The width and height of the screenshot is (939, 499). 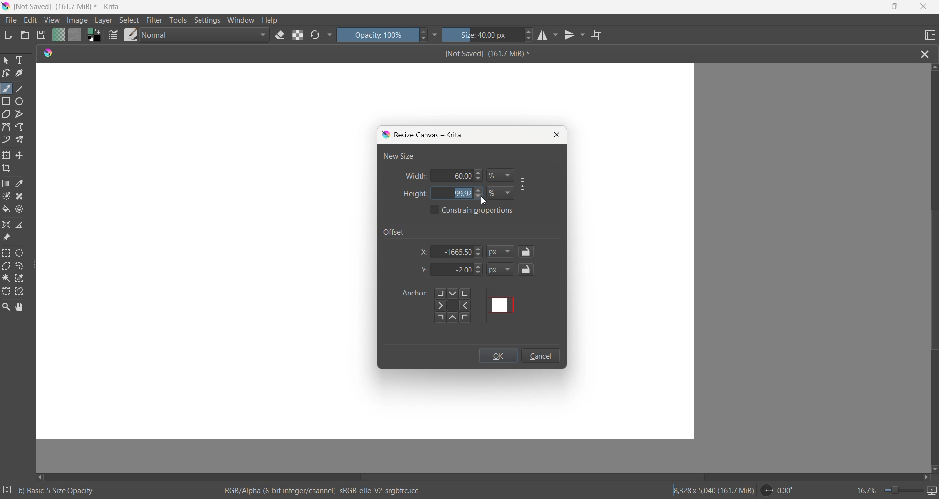 What do you see at coordinates (781, 490) in the screenshot?
I see `rotation` at bounding box center [781, 490].